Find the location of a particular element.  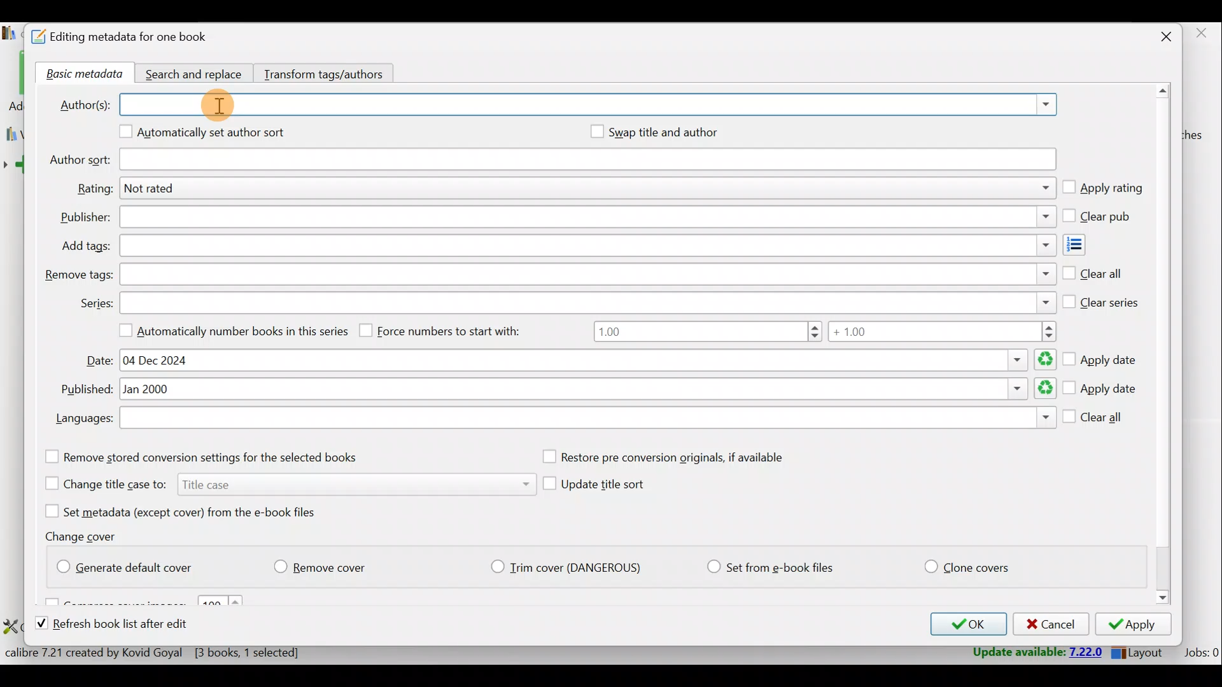

Update is located at coordinates (1036, 653).